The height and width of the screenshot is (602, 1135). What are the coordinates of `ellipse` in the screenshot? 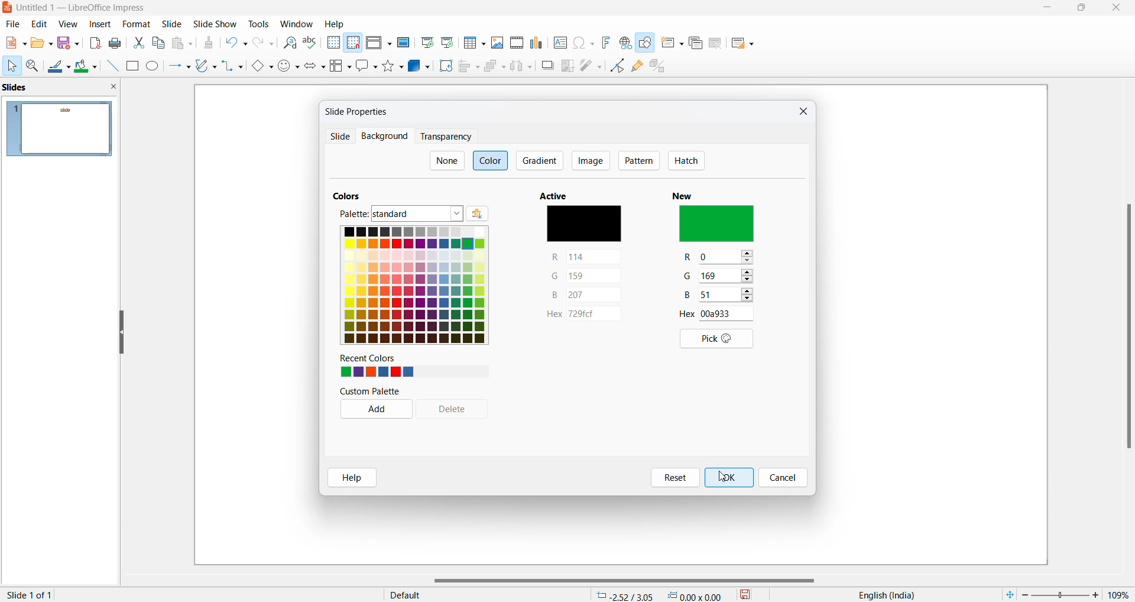 It's located at (154, 67).